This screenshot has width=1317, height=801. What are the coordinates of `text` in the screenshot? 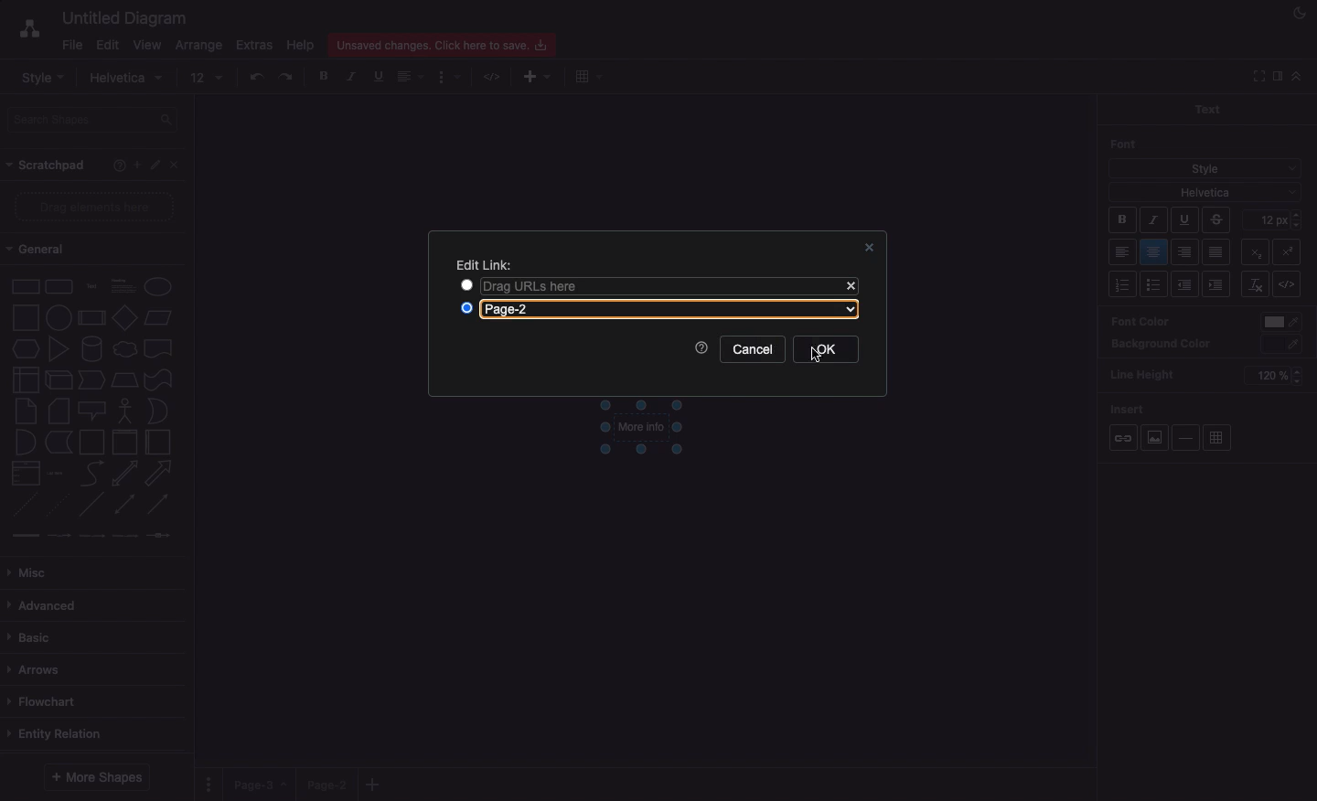 It's located at (92, 288).